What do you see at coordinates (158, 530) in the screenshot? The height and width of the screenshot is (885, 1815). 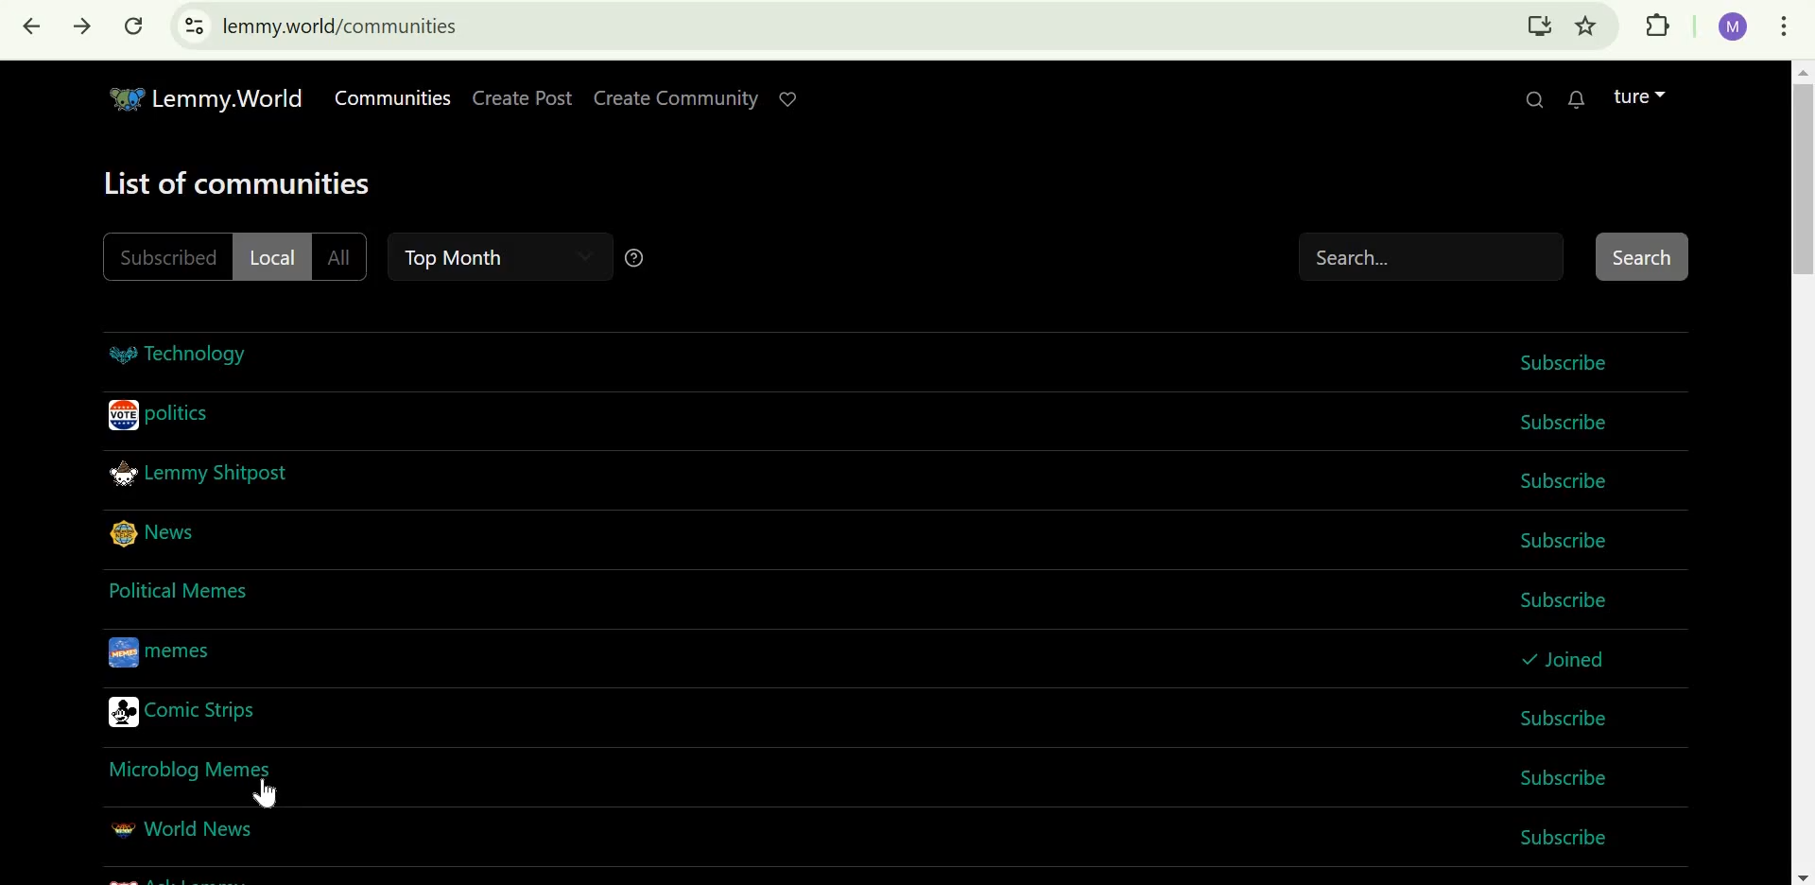 I see `news` at bounding box center [158, 530].